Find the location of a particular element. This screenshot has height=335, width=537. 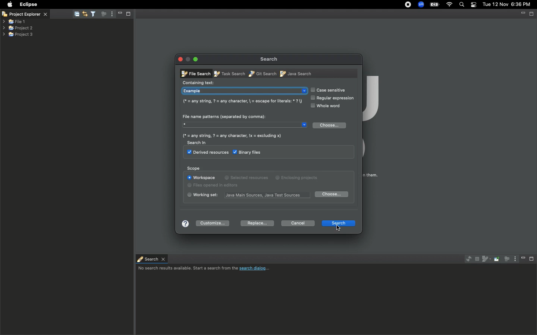

Pin the search view is located at coordinates (496, 259).